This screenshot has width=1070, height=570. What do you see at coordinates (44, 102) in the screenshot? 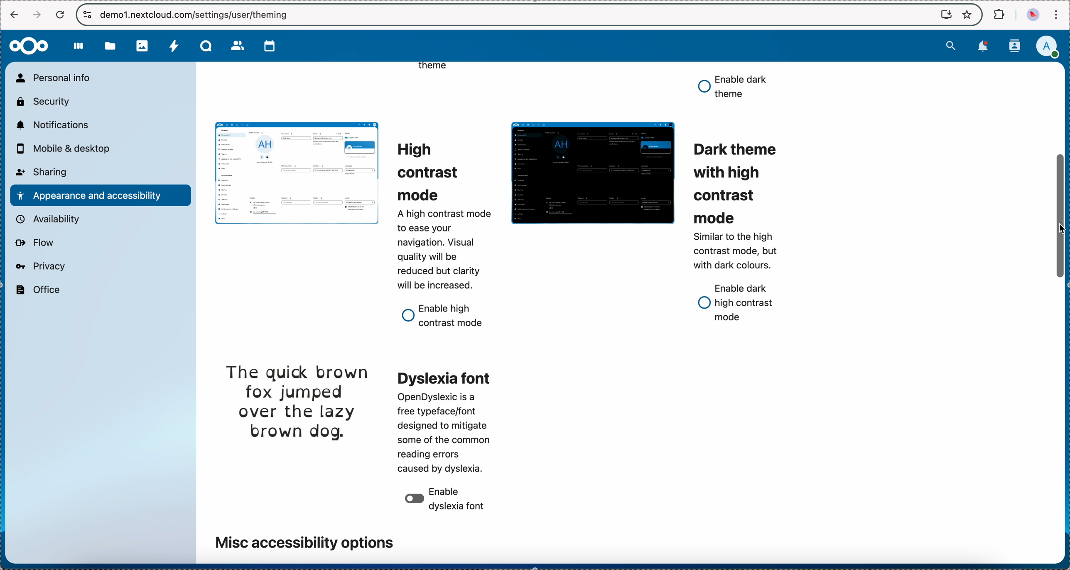
I see `security` at bounding box center [44, 102].